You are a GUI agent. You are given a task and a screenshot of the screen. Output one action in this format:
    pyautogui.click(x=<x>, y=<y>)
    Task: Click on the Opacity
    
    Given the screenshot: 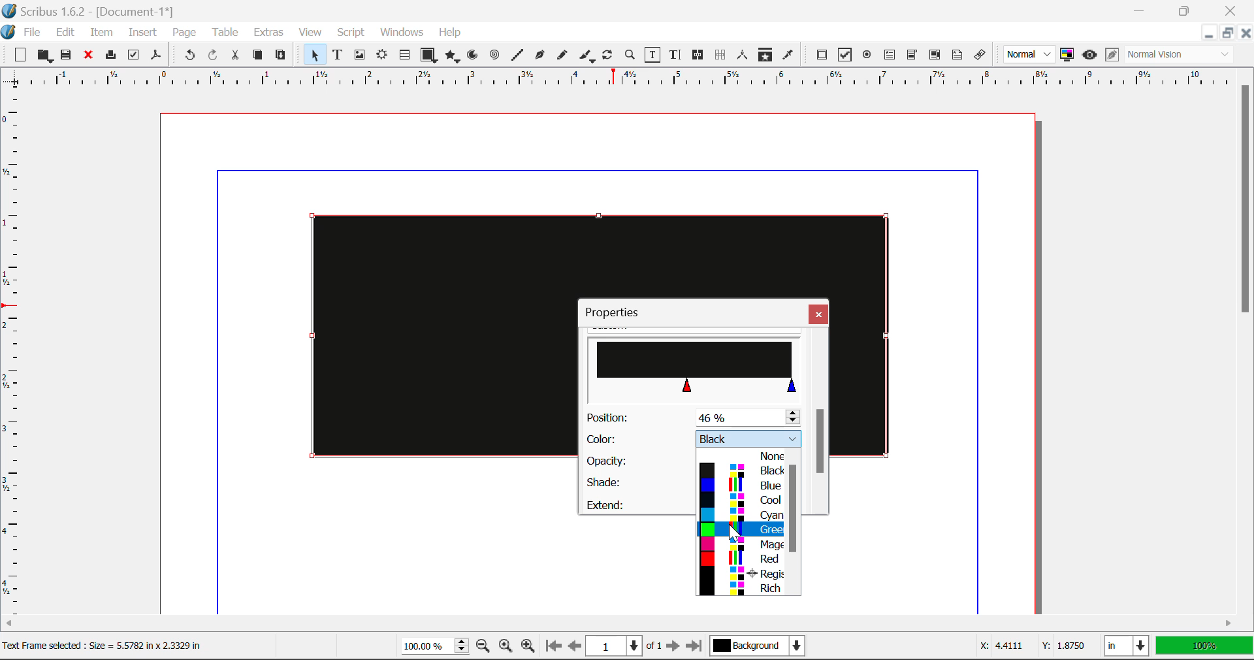 What is the action you would take?
    pyautogui.click(x=634, y=461)
    